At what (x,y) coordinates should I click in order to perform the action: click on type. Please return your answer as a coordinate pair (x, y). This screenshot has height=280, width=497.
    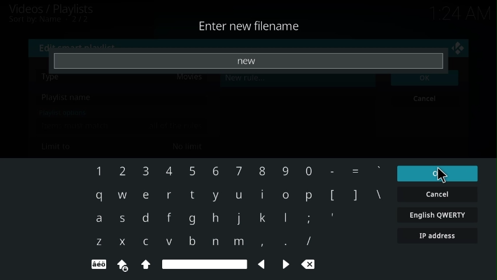
    Looking at the image, I should click on (56, 77).